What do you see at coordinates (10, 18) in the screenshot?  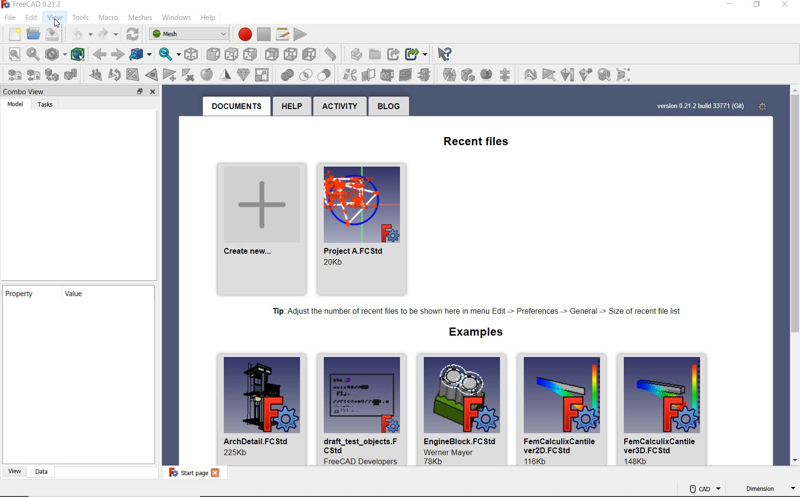 I see `file` at bounding box center [10, 18].